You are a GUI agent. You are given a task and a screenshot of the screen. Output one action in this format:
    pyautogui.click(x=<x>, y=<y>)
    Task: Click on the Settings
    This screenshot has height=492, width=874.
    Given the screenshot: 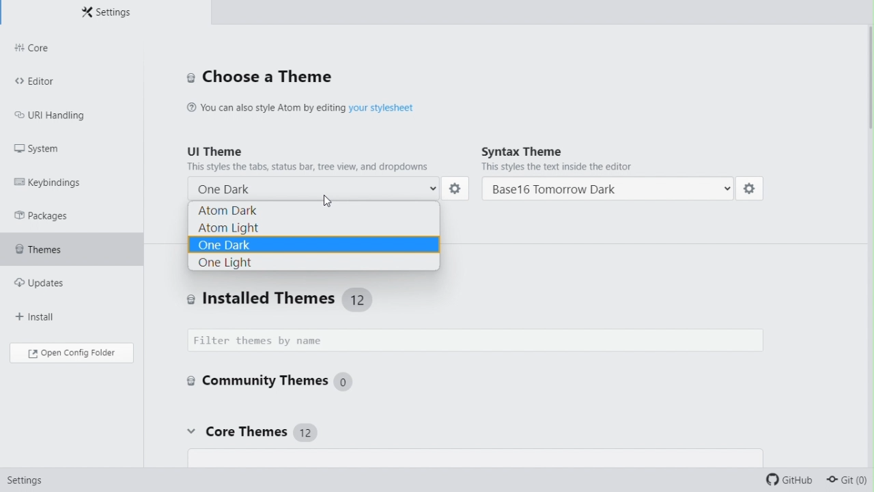 What is the action you would take?
    pyautogui.click(x=105, y=12)
    